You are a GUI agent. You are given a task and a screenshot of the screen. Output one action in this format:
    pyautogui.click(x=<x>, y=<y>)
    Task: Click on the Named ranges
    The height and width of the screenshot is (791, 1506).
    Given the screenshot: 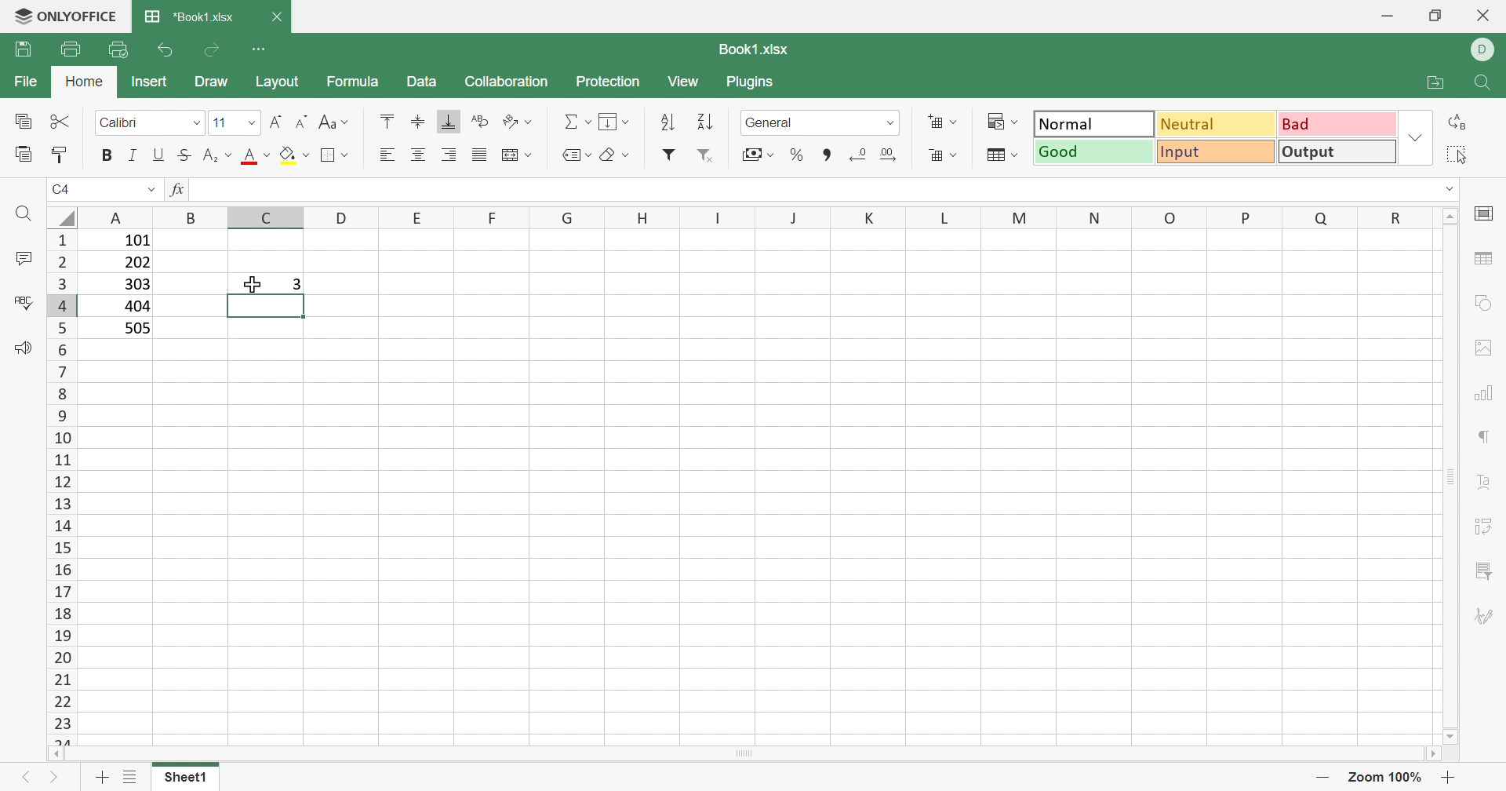 What is the action you would take?
    pyautogui.click(x=573, y=155)
    